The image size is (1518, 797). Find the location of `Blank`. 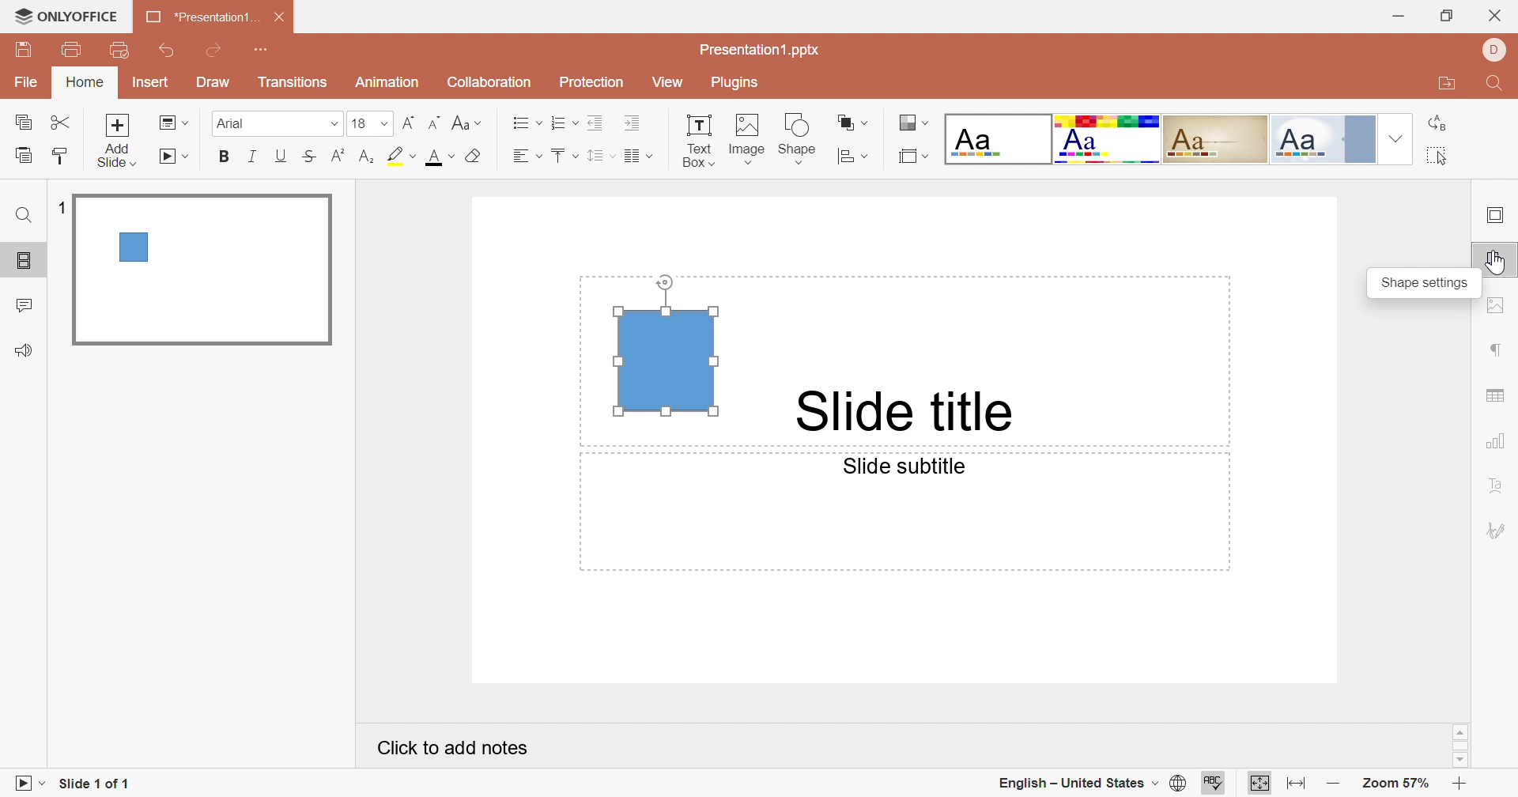

Blank is located at coordinates (997, 141).